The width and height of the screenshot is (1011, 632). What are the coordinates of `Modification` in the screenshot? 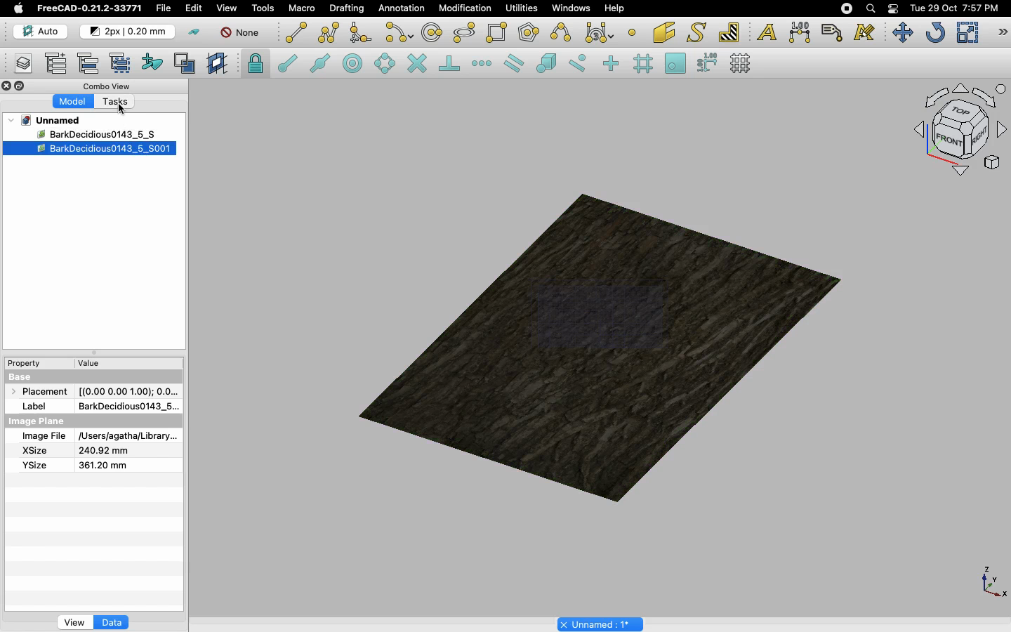 It's located at (468, 10).